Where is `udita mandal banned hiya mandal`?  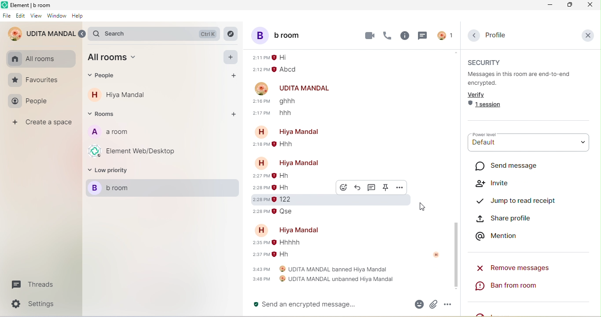 udita mandal banned hiya mandal is located at coordinates (319, 269).